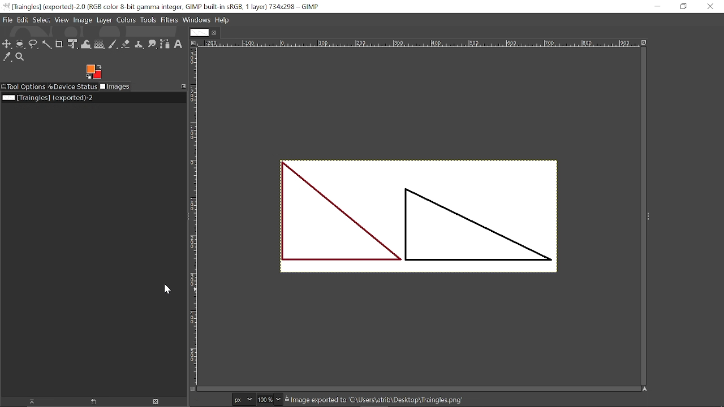  I want to click on Help, so click(222, 20).